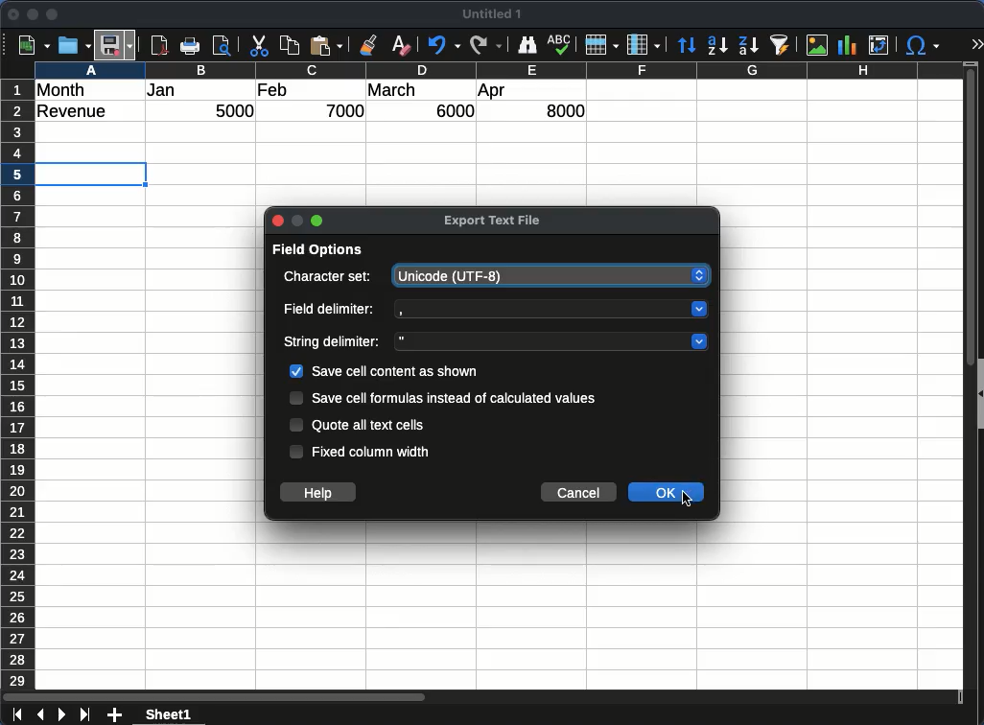  Describe the element at coordinates (527, 45) in the screenshot. I see `finder` at that location.